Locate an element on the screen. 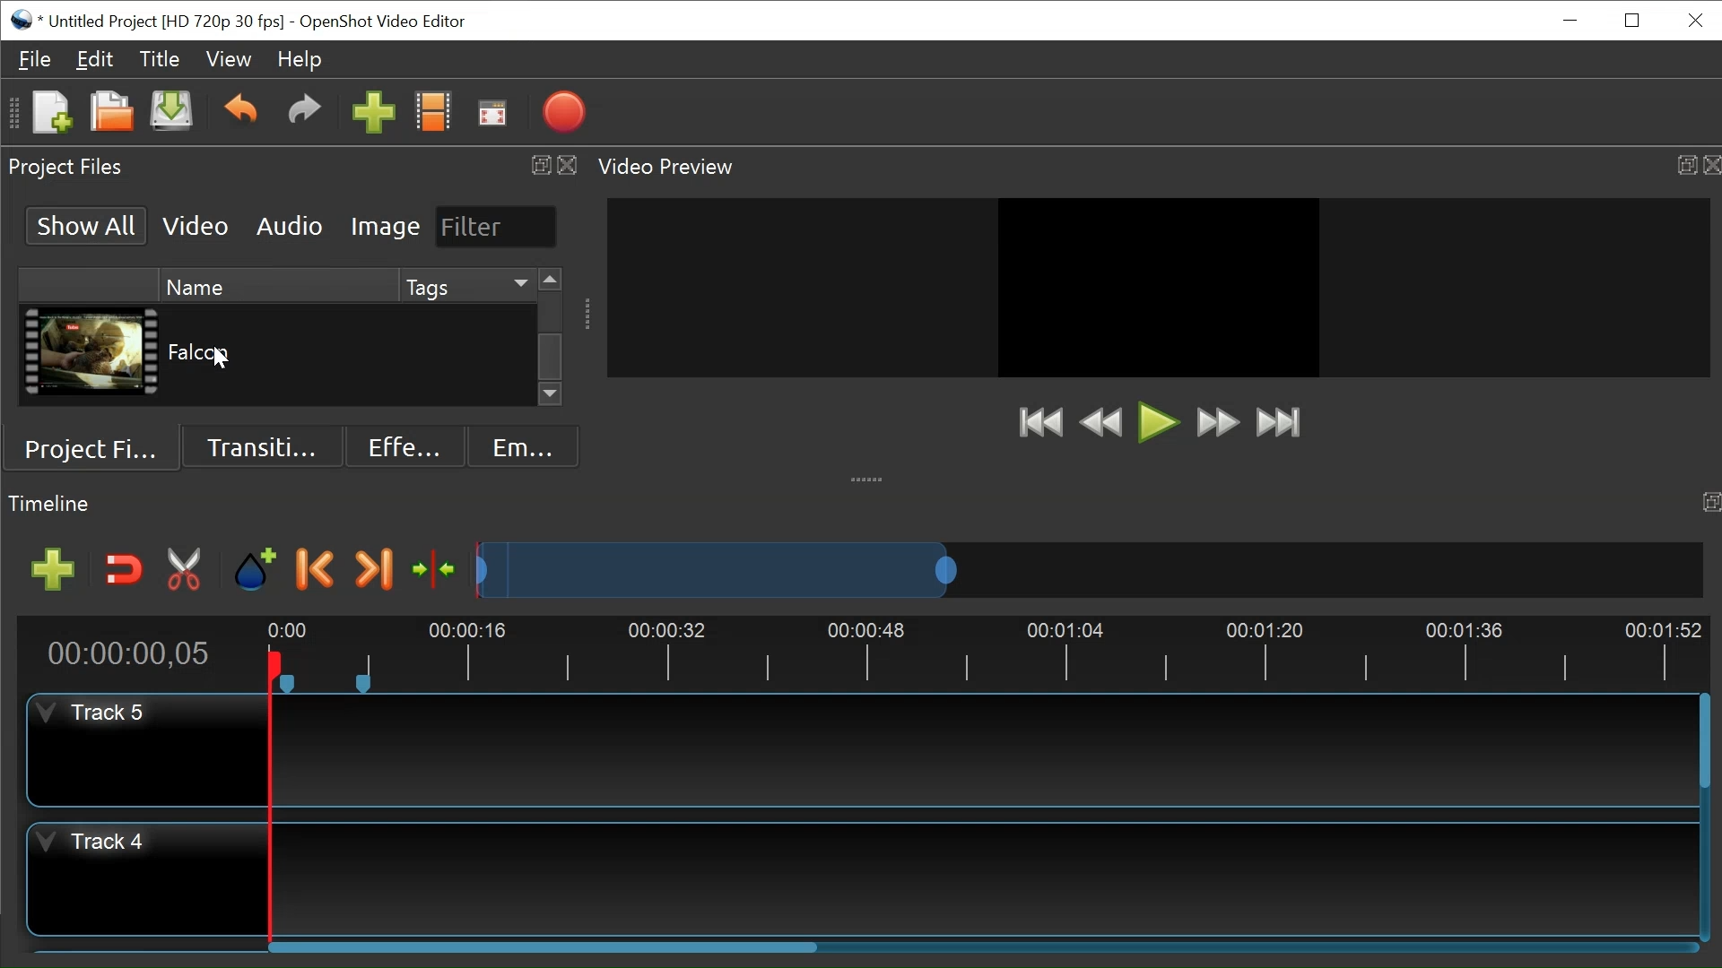 The width and height of the screenshot is (1722, 968). Zoom Slider is located at coordinates (1083, 567).